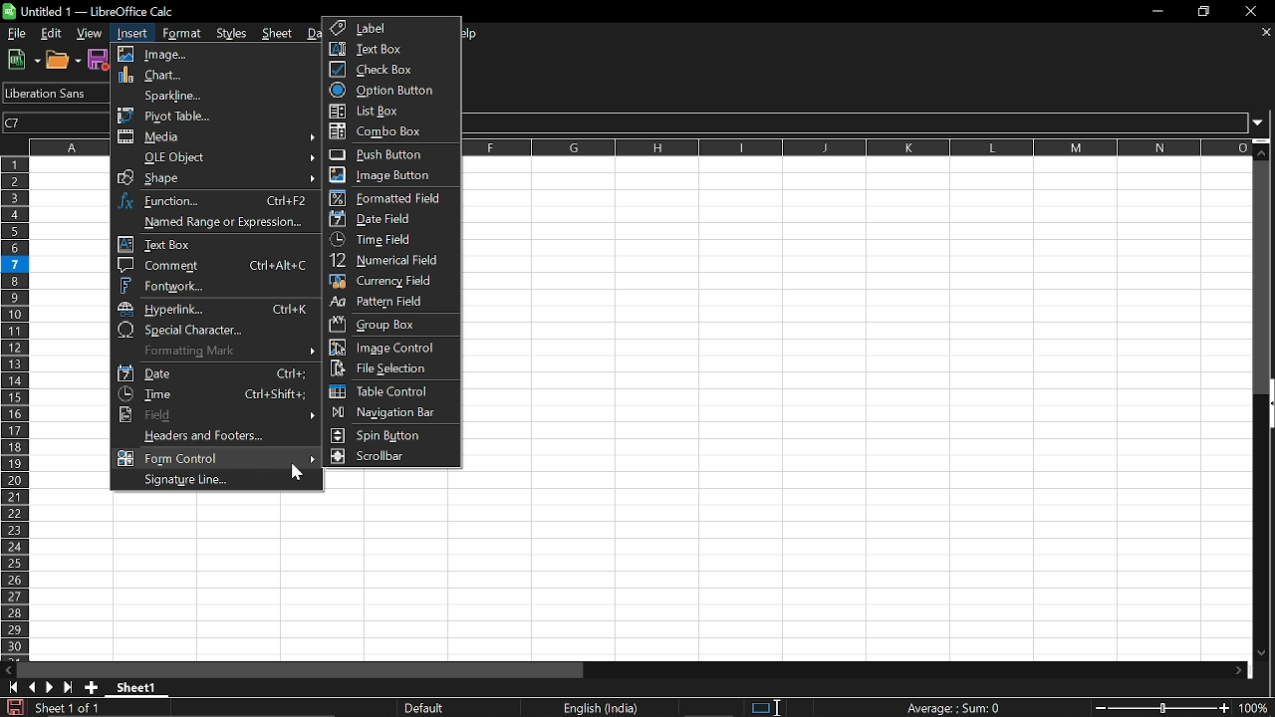 The height and width of the screenshot is (717, 1275). Describe the element at coordinates (217, 178) in the screenshot. I see `Shape` at that location.